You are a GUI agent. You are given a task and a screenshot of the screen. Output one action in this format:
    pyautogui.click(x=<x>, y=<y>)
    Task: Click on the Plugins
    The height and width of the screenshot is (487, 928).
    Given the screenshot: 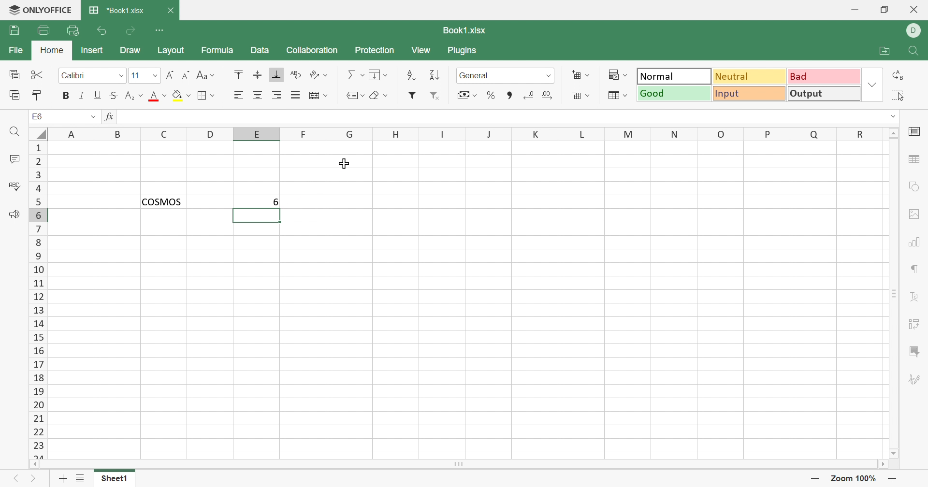 What is the action you would take?
    pyautogui.click(x=463, y=50)
    